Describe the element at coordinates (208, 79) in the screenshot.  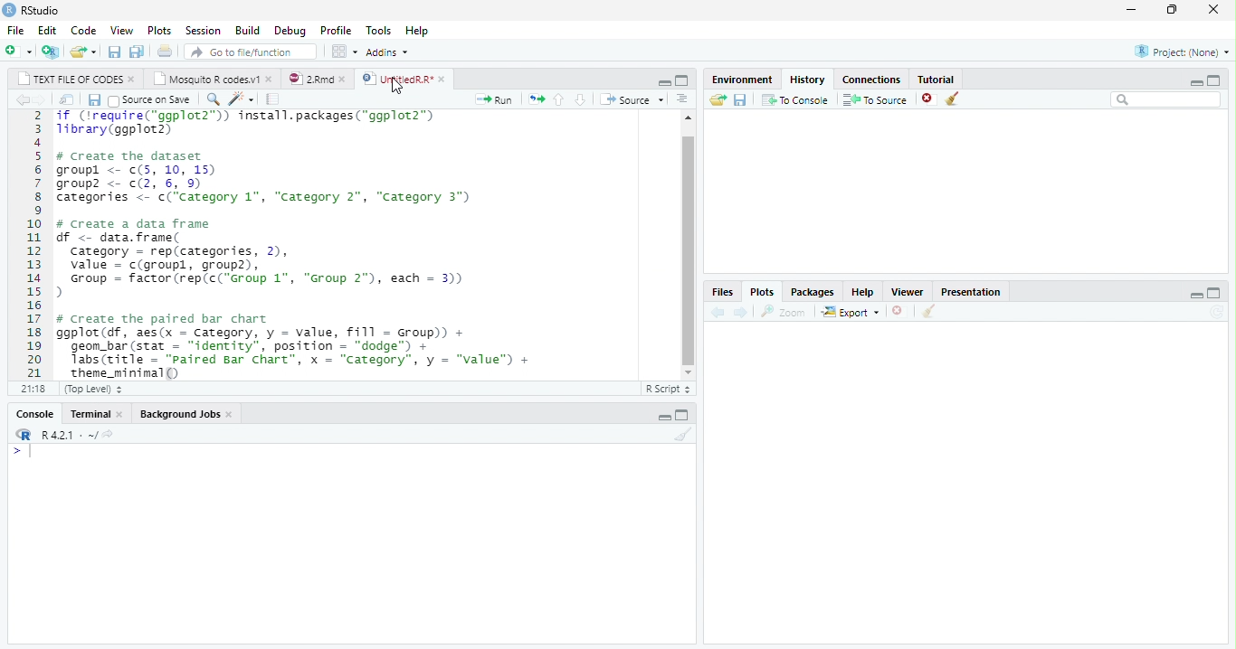
I see `mosquito R codes.v1` at that location.